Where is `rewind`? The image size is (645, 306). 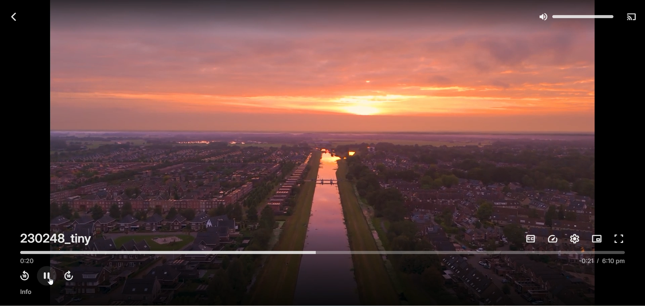
rewind is located at coordinates (23, 276).